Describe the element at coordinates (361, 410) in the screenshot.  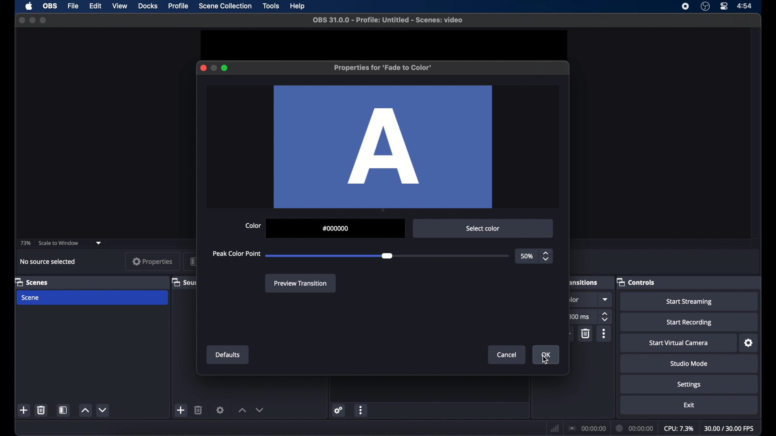
I see `more options` at that location.